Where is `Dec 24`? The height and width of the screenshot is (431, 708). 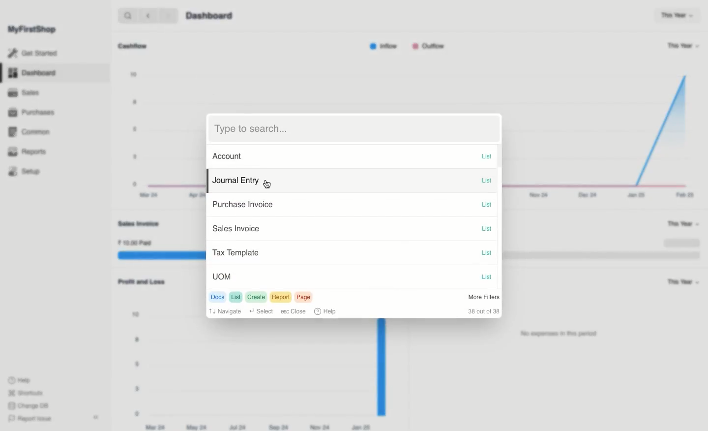 Dec 24 is located at coordinates (588, 195).